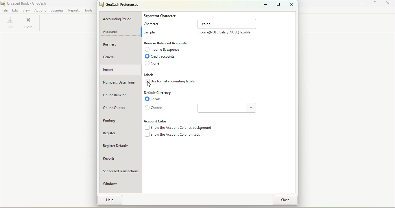 This screenshot has height=208, width=395. I want to click on Register, so click(120, 134).